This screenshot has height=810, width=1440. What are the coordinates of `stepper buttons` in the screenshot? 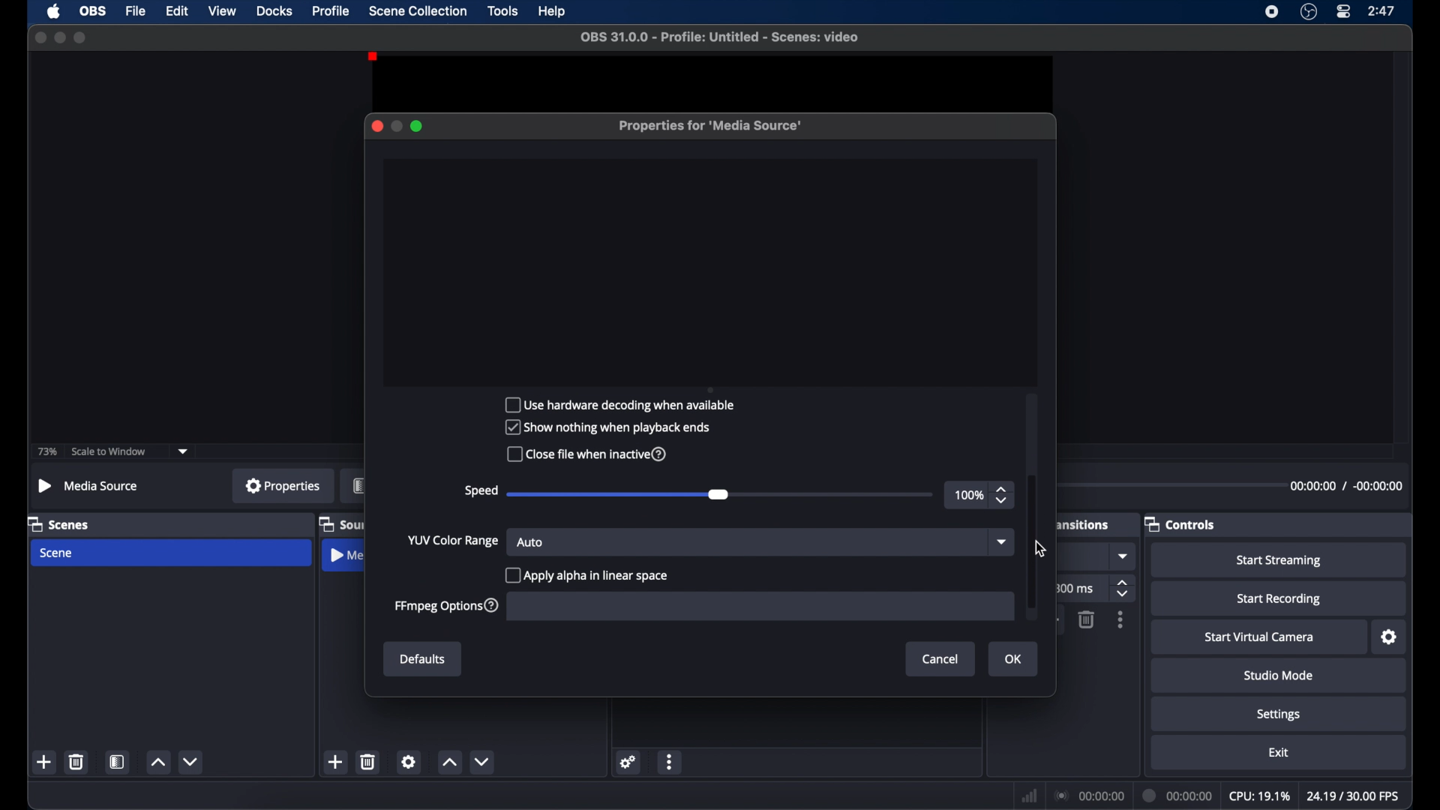 It's located at (1124, 588).